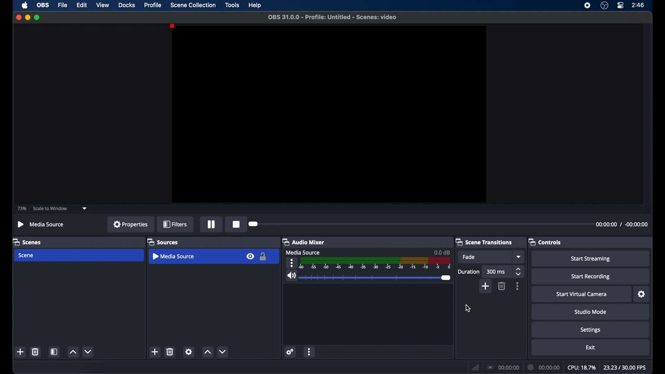 This screenshot has height=374, width=665. I want to click on controls, so click(545, 242).